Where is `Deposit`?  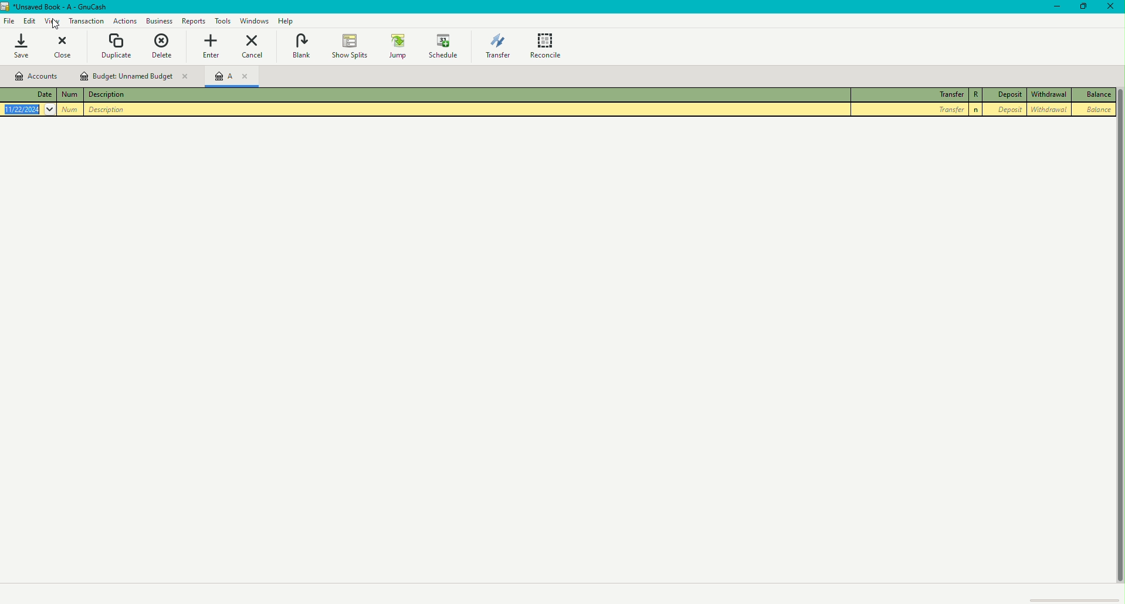 Deposit is located at coordinates (1004, 95).